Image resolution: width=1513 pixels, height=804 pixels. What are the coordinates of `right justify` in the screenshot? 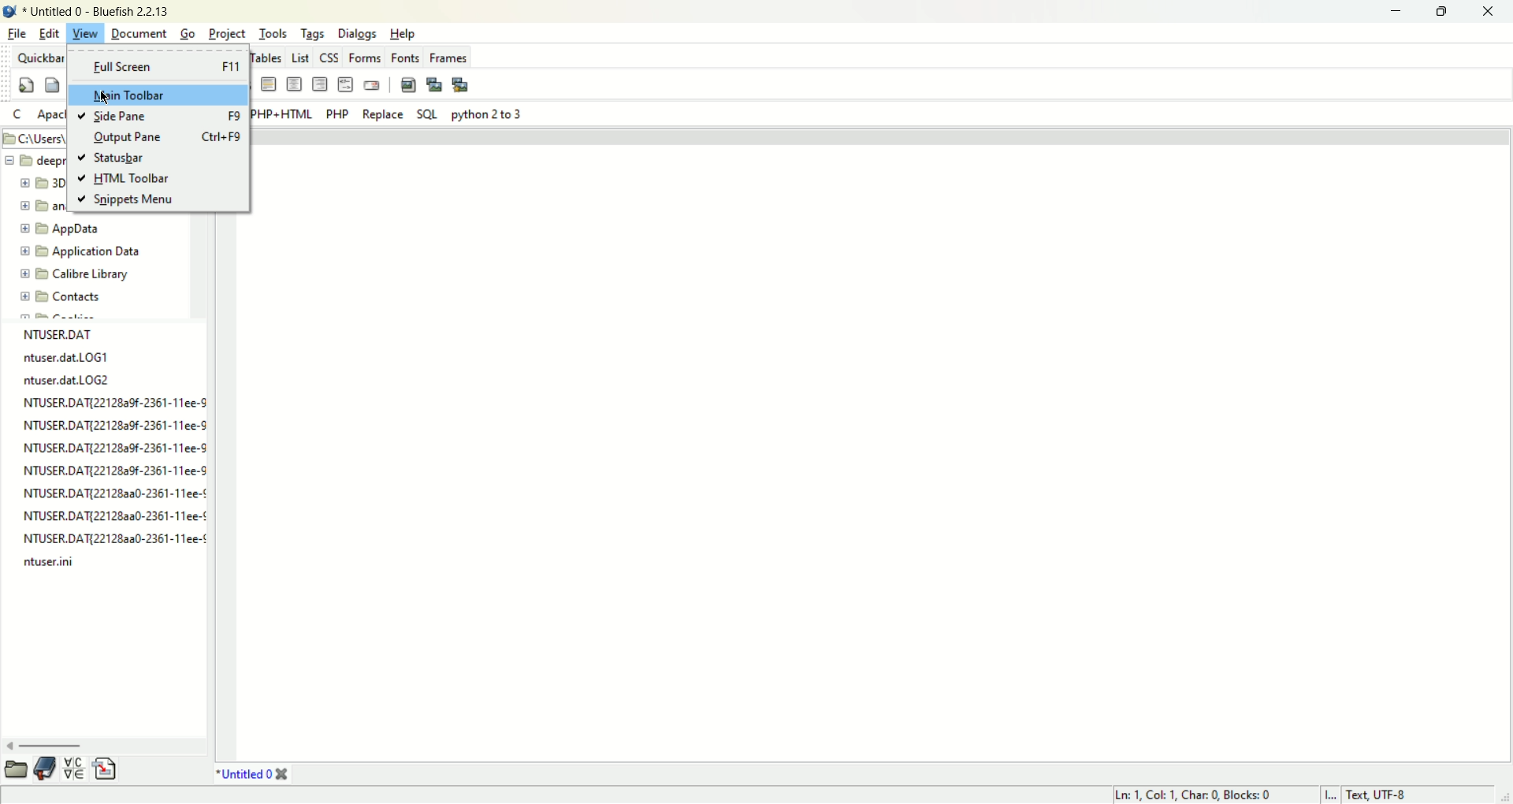 It's located at (319, 84).